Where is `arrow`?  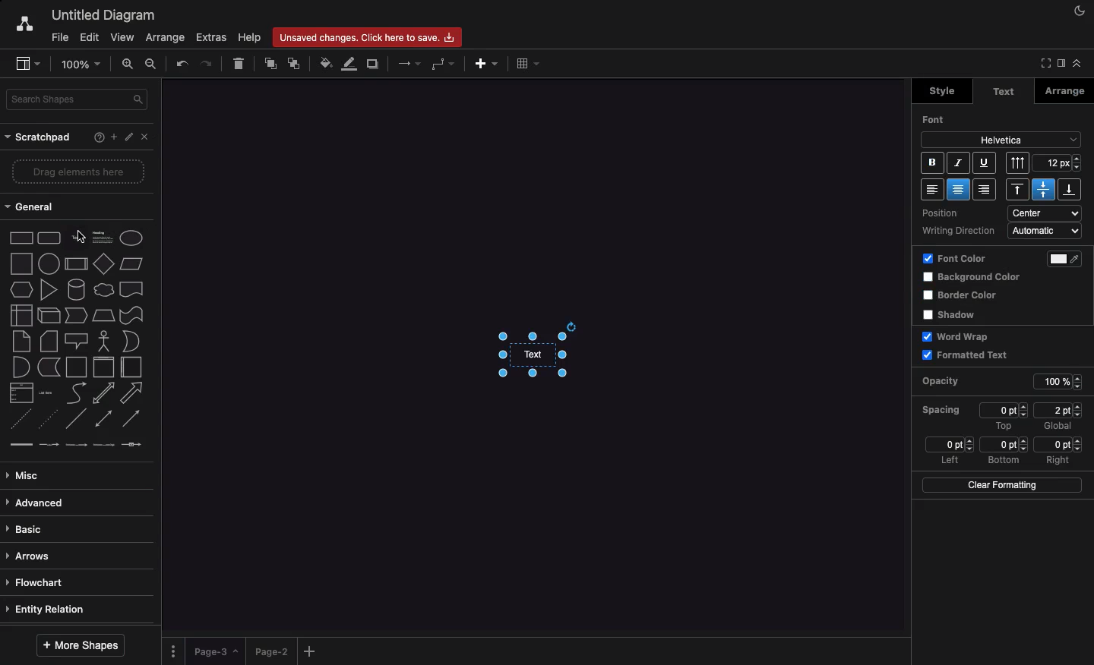
arrow is located at coordinates (132, 393).